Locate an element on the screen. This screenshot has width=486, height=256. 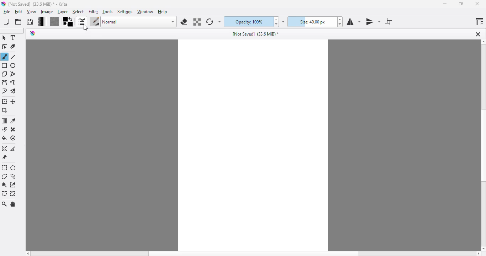
maximize is located at coordinates (462, 4).